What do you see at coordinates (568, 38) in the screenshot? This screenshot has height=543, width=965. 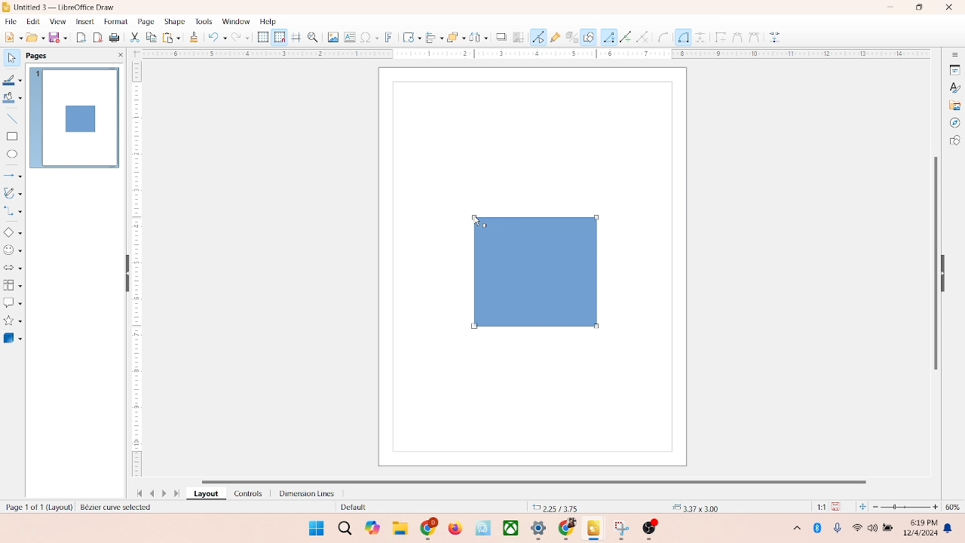 I see `toggle extrusion` at bounding box center [568, 38].